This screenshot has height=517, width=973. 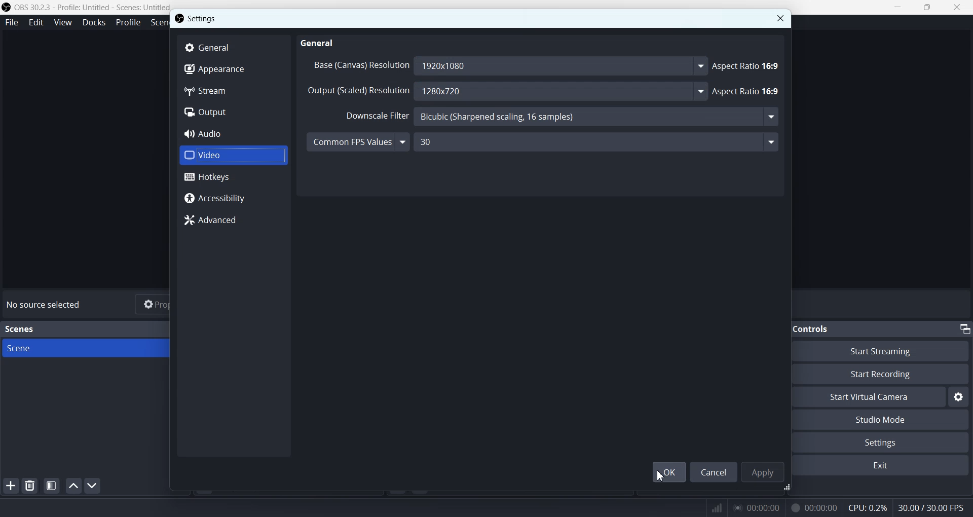 I want to click on General, so click(x=234, y=47).